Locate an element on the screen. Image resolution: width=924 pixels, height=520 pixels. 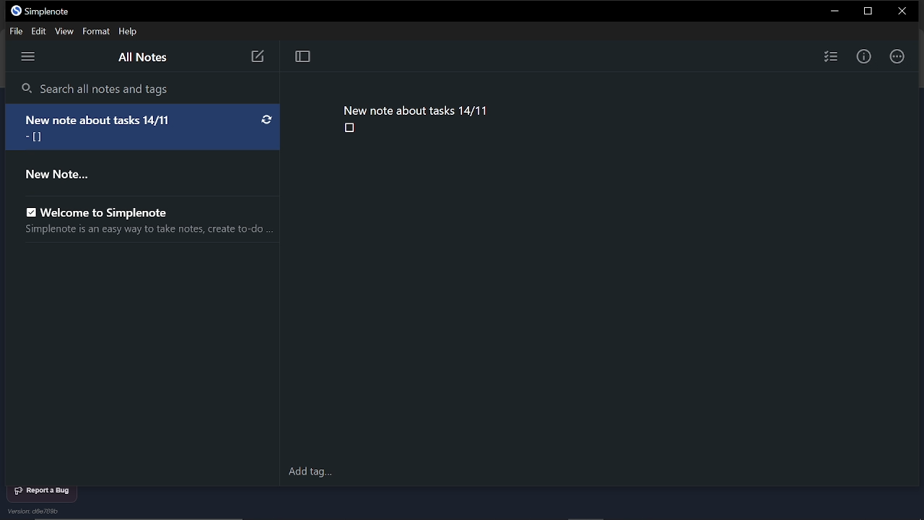
New note about tasks 14/11
~[ is located at coordinates (144, 126).